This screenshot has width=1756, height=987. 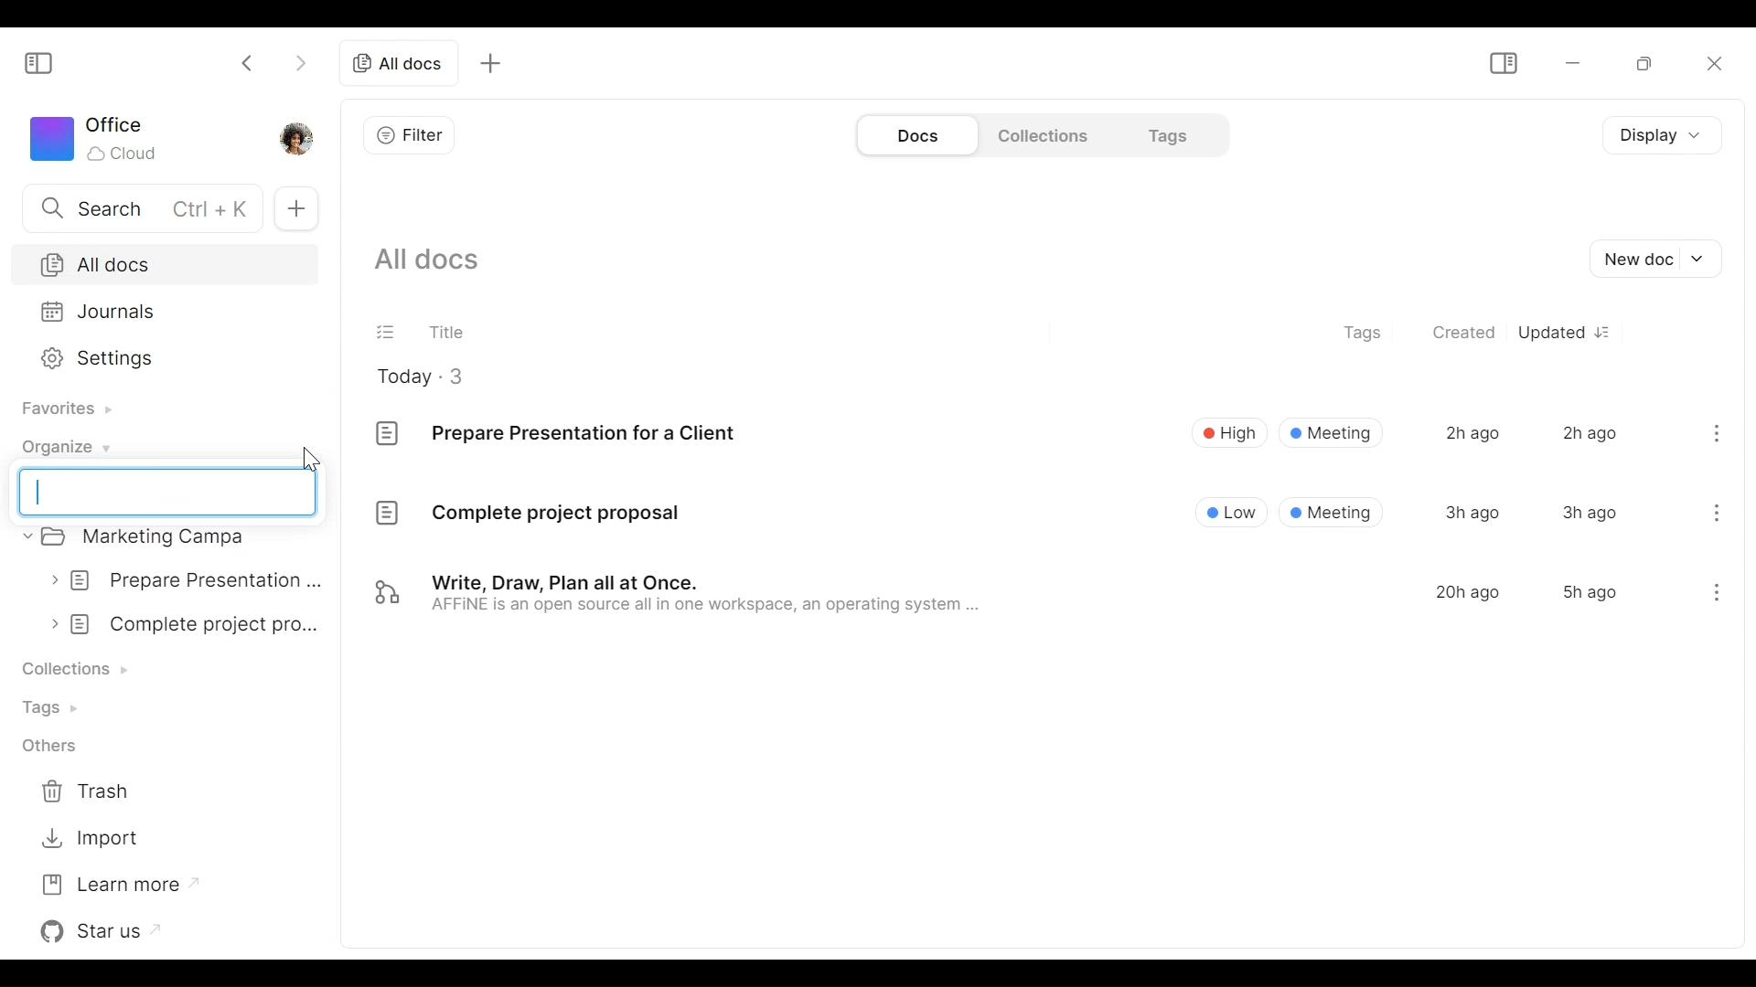 What do you see at coordinates (98, 139) in the screenshot?
I see `Workspace` at bounding box center [98, 139].